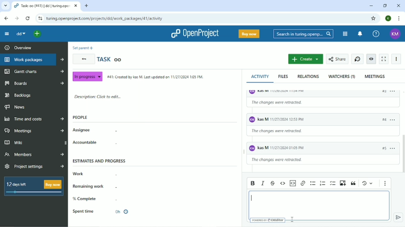 The height and width of the screenshot is (227, 405). I want to click on Back, so click(84, 59).